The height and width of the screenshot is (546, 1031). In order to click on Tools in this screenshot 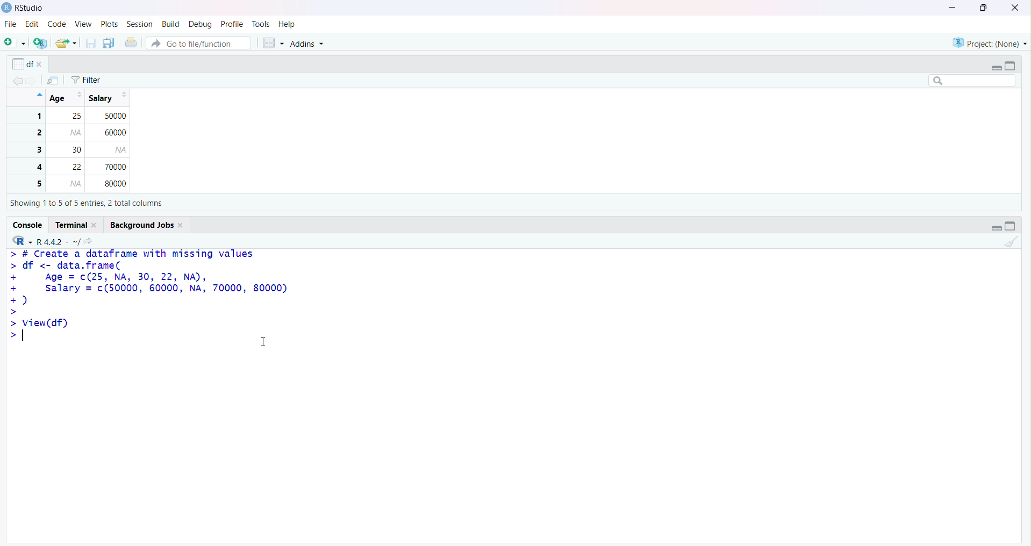, I will do `click(262, 24)`.